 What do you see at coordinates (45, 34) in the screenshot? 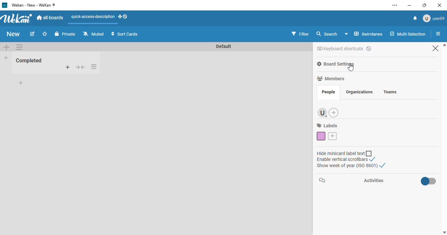
I see `Add to favorite` at bounding box center [45, 34].